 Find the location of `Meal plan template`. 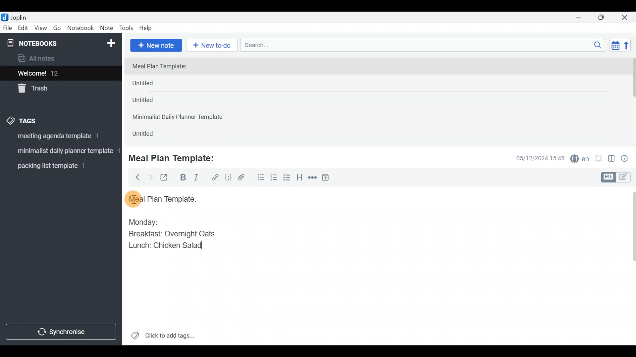

Meal plan template is located at coordinates (160, 198).